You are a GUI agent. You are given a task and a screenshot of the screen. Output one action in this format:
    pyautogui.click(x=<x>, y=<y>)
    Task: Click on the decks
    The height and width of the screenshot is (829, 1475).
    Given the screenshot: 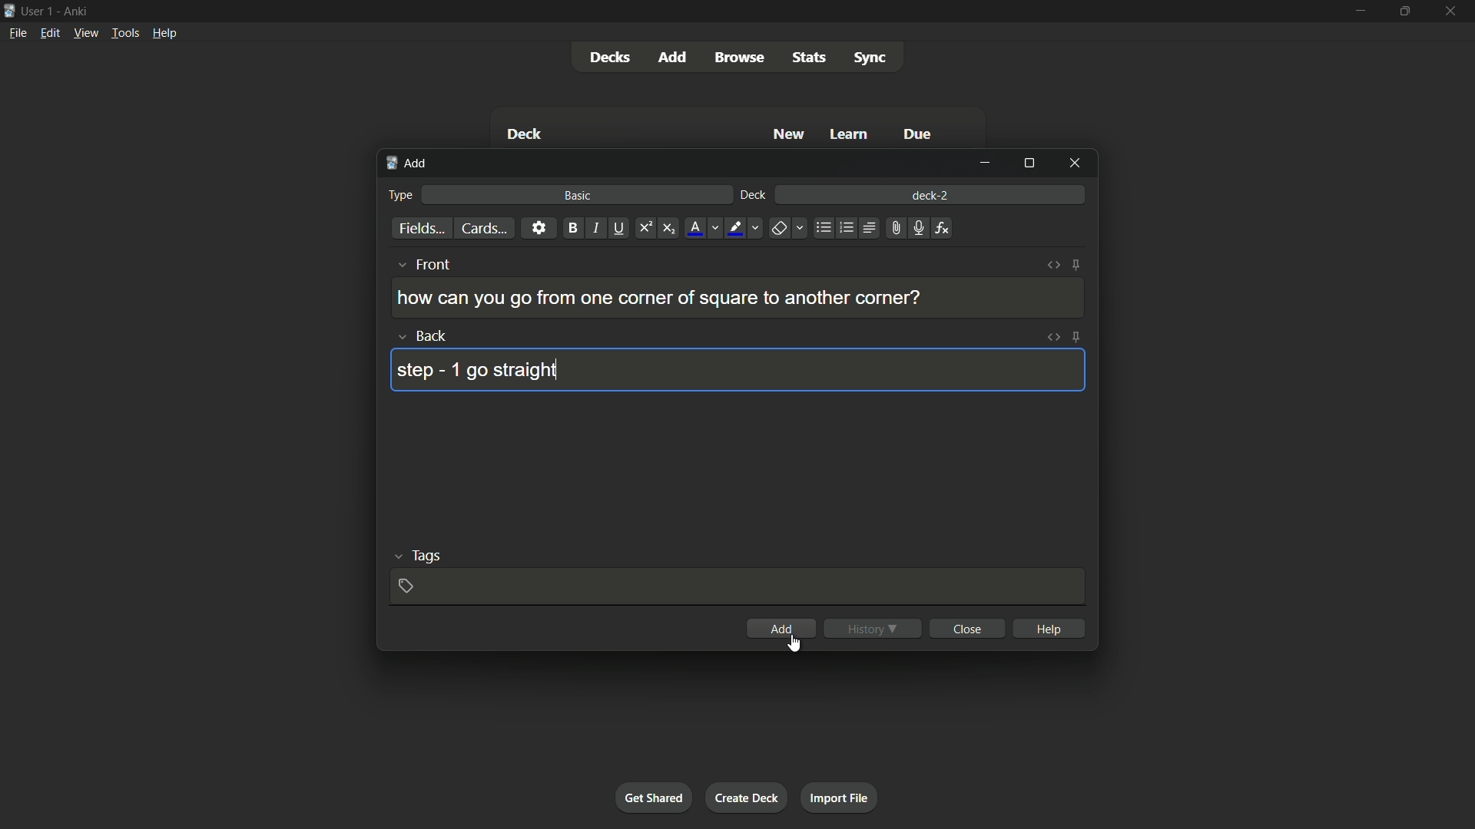 What is the action you would take?
    pyautogui.click(x=608, y=57)
    